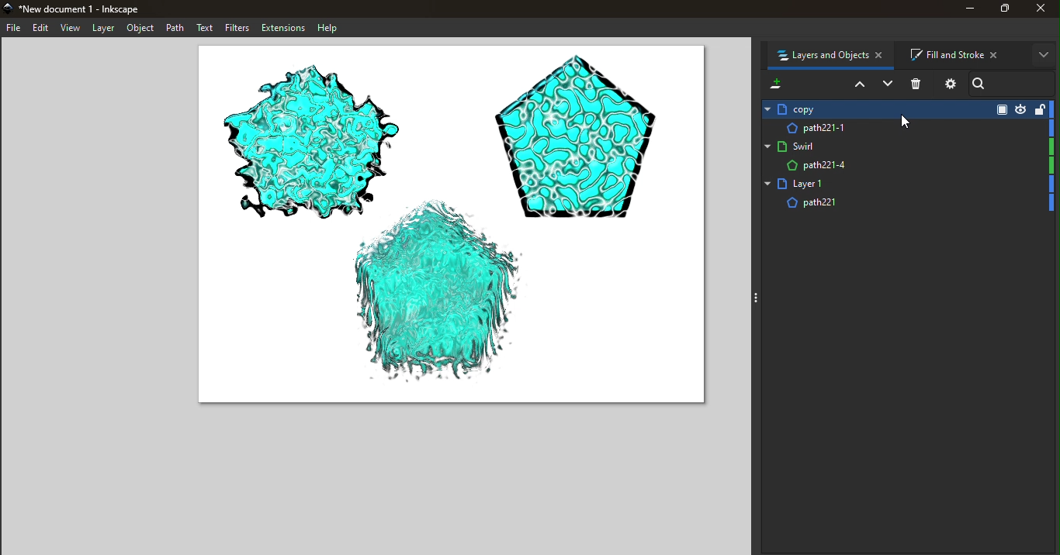 The height and width of the screenshot is (555, 1060). What do you see at coordinates (331, 28) in the screenshot?
I see `Help` at bounding box center [331, 28].